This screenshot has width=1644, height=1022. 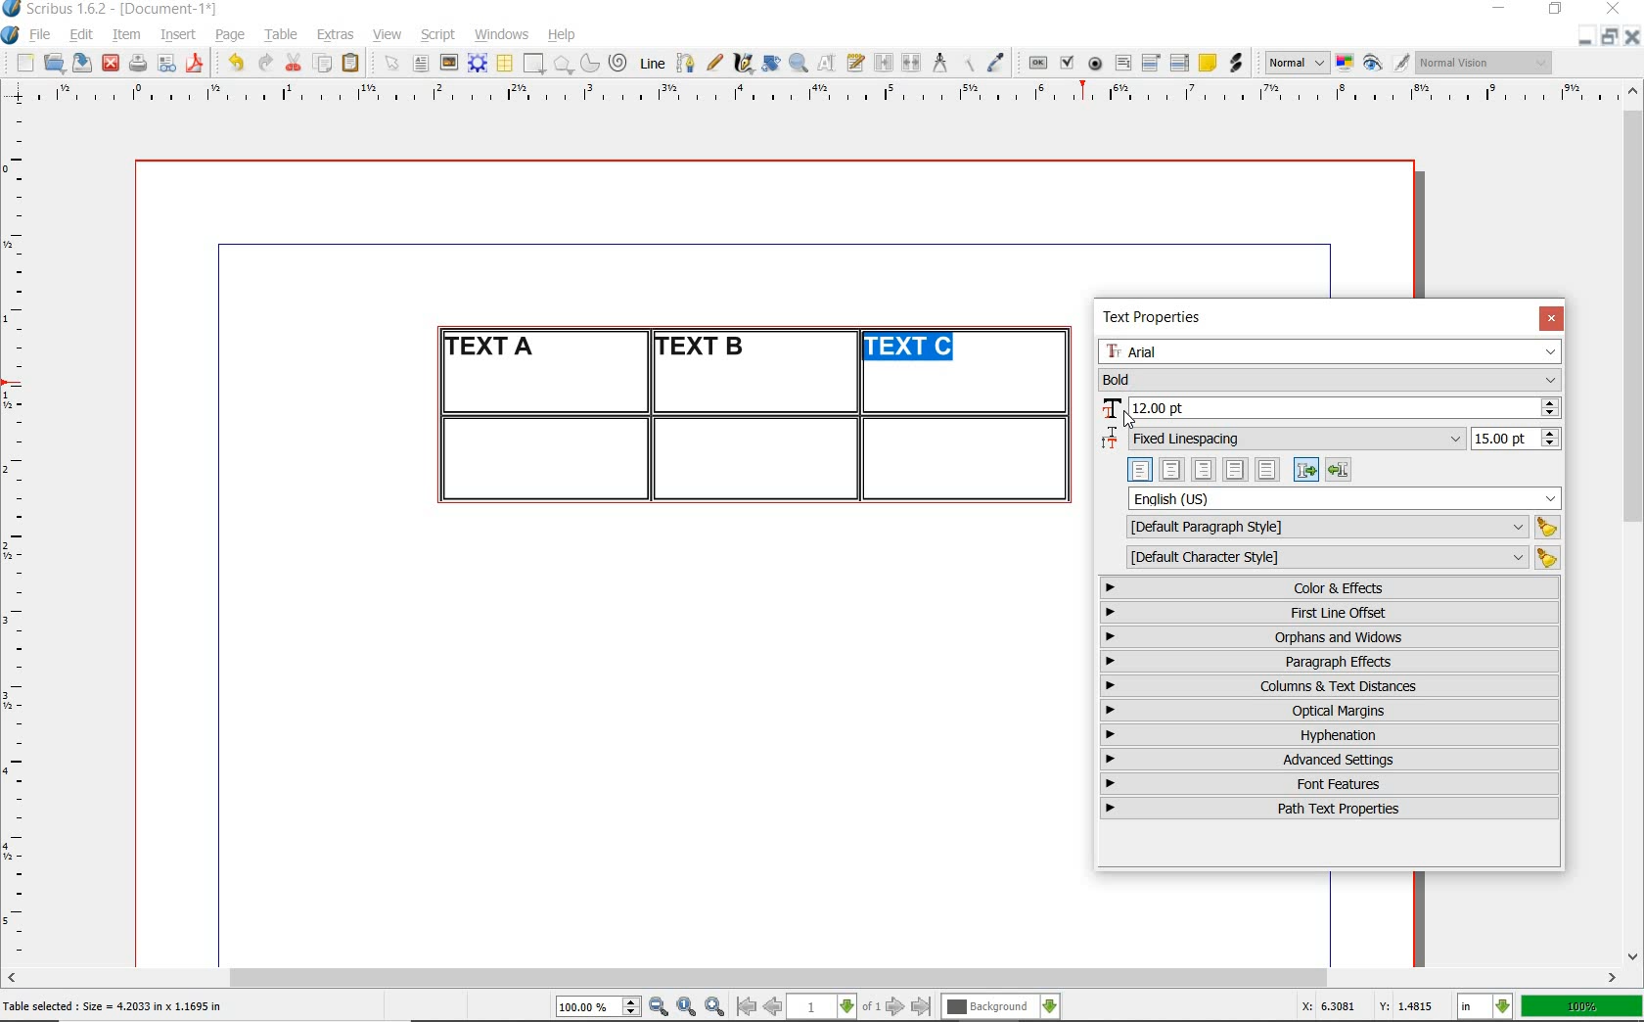 What do you see at coordinates (388, 34) in the screenshot?
I see `view` at bounding box center [388, 34].